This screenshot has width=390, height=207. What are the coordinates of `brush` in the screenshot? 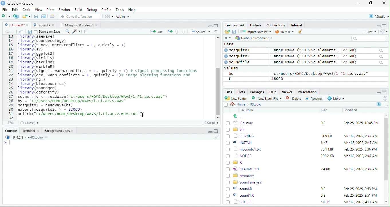 It's located at (217, 137).